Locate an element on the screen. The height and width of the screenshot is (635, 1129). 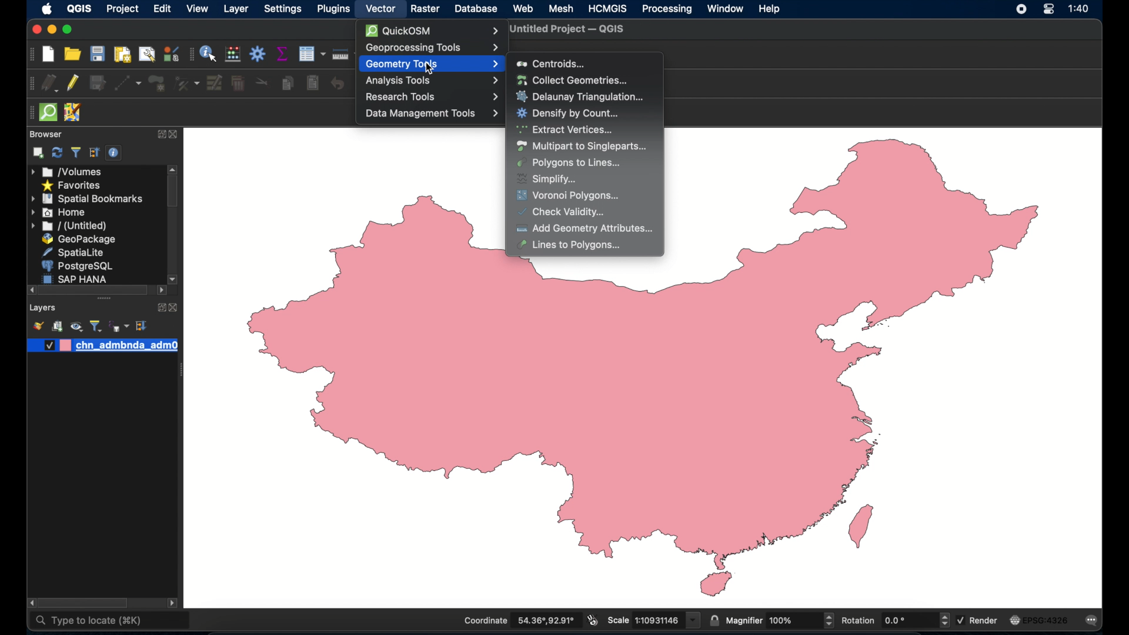
toolbox is located at coordinates (258, 54).